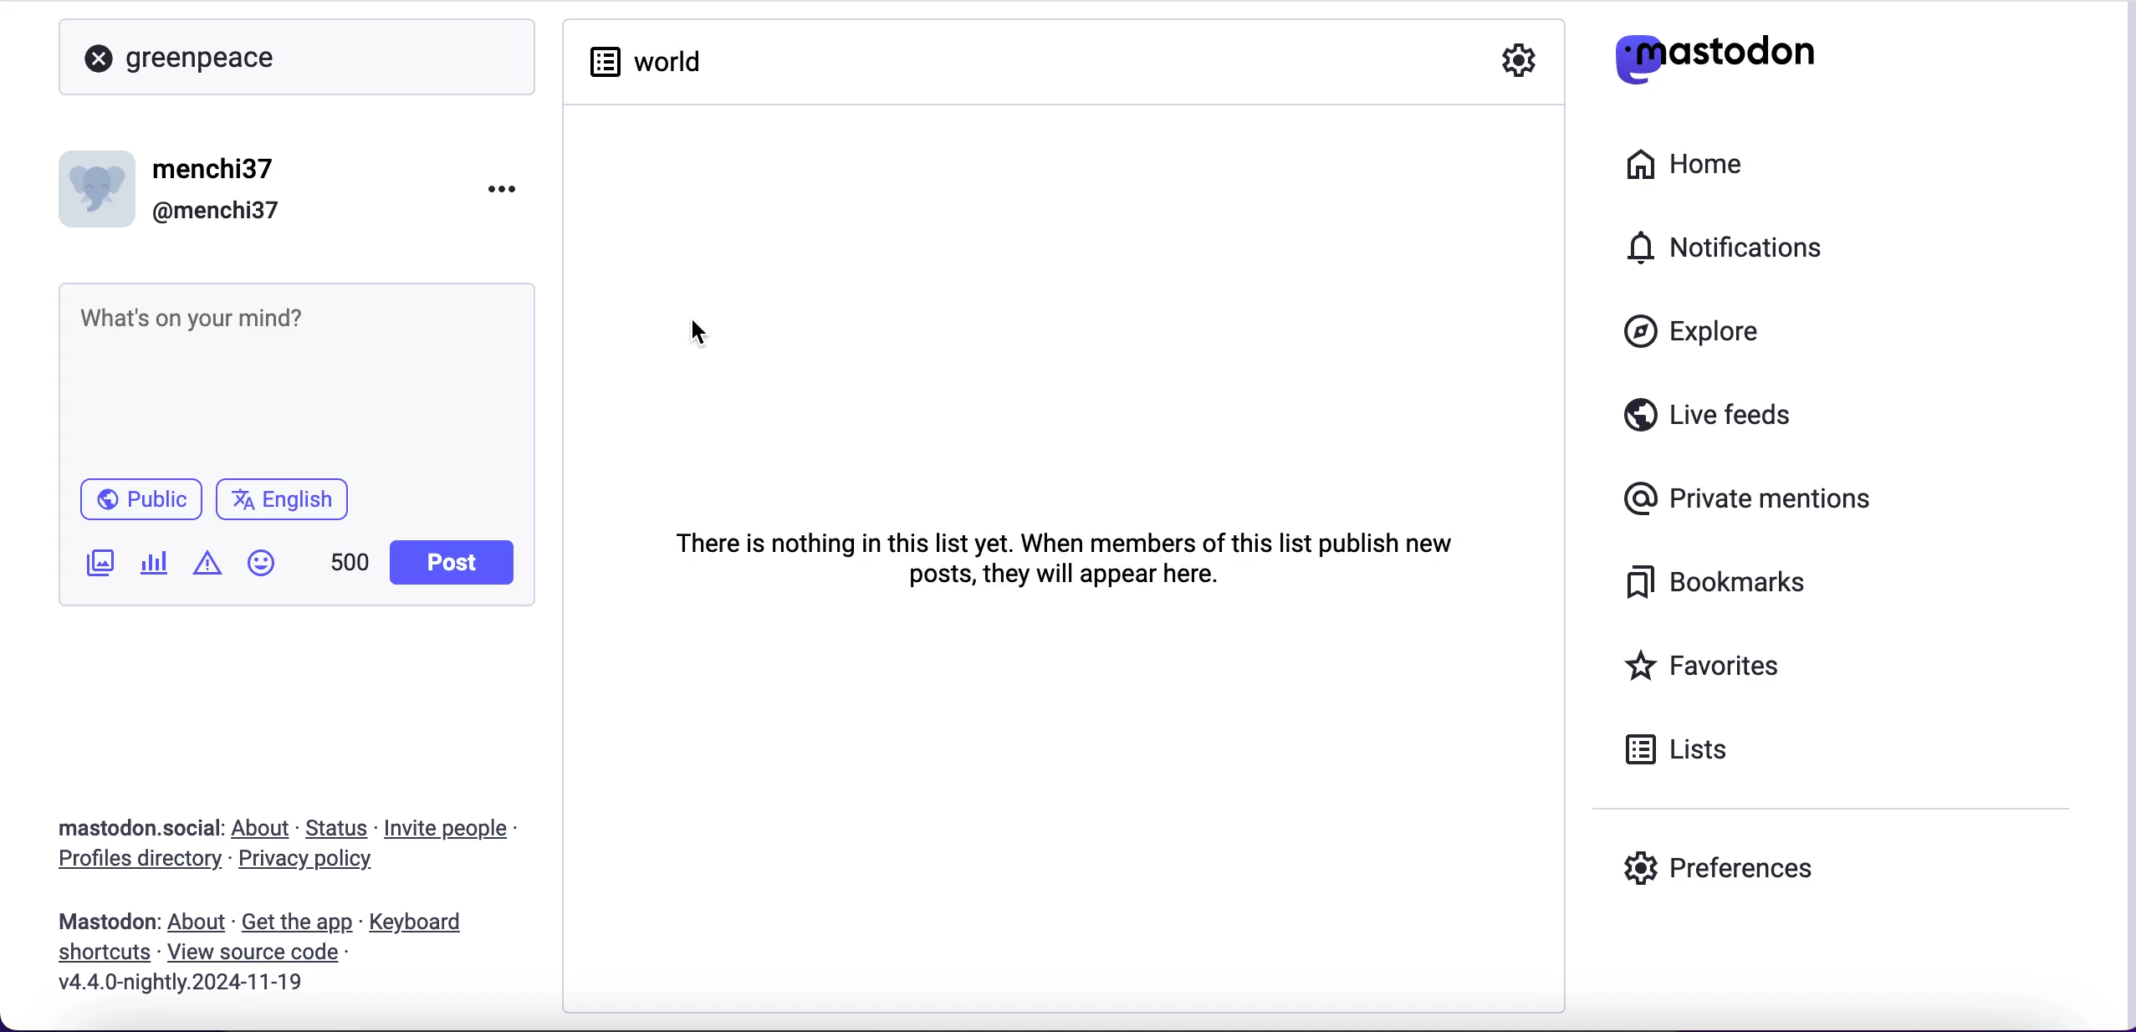 Image resolution: width=2136 pixels, height=1032 pixels. What do you see at coordinates (421, 924) in the screenshot?
I see `keyboard` at bounding box center [421, 924].